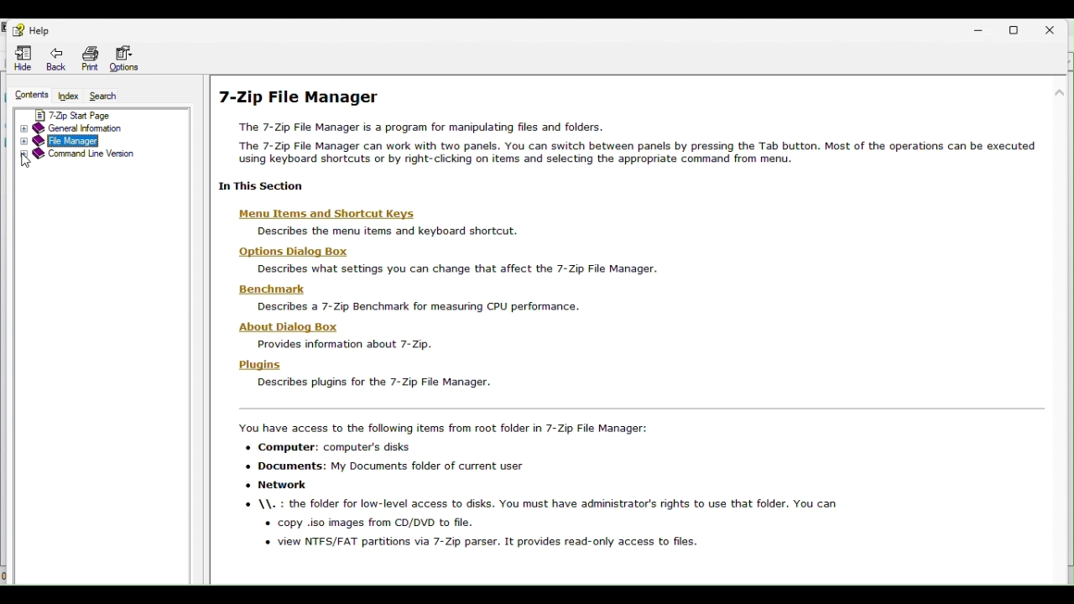  I want to click on Search, so click(114, 96).